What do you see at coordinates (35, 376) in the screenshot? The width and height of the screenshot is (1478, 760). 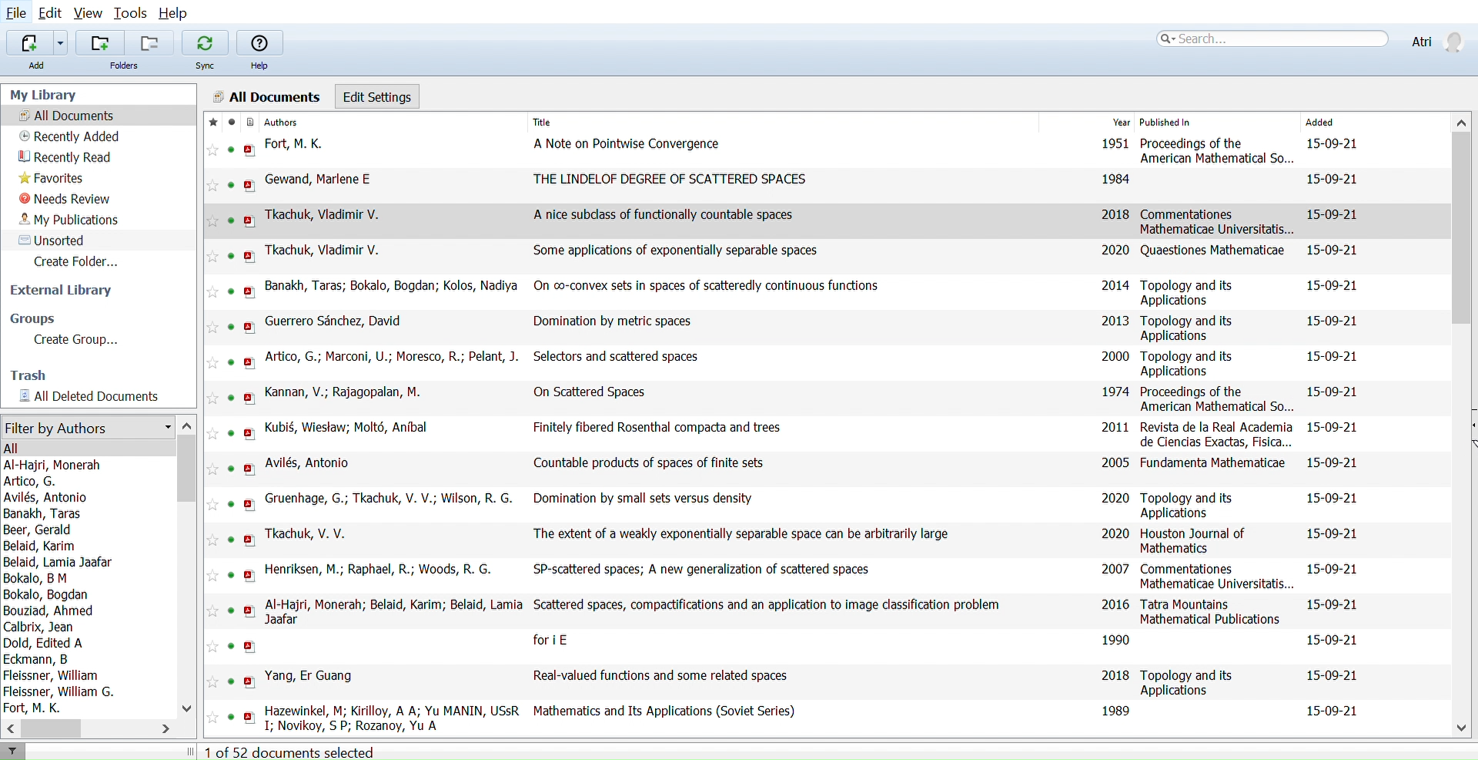 I see `Trash` at bounding box center [35, 376].